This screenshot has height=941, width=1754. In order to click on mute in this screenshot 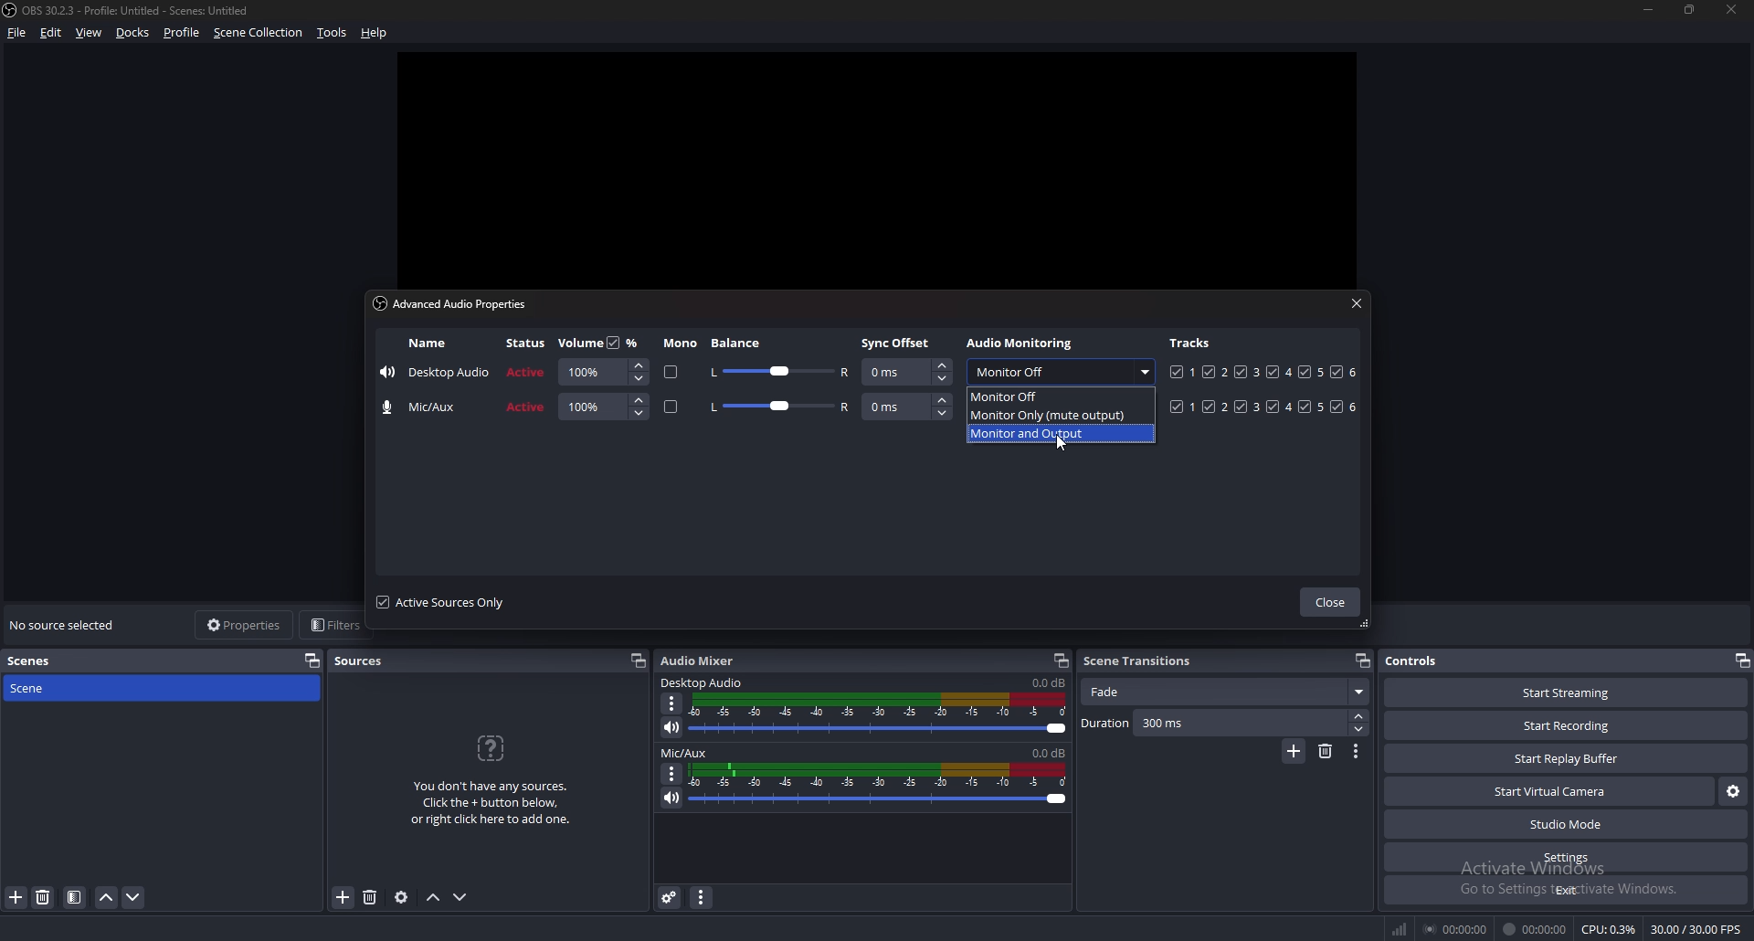, I will do `click(672, 798)`.